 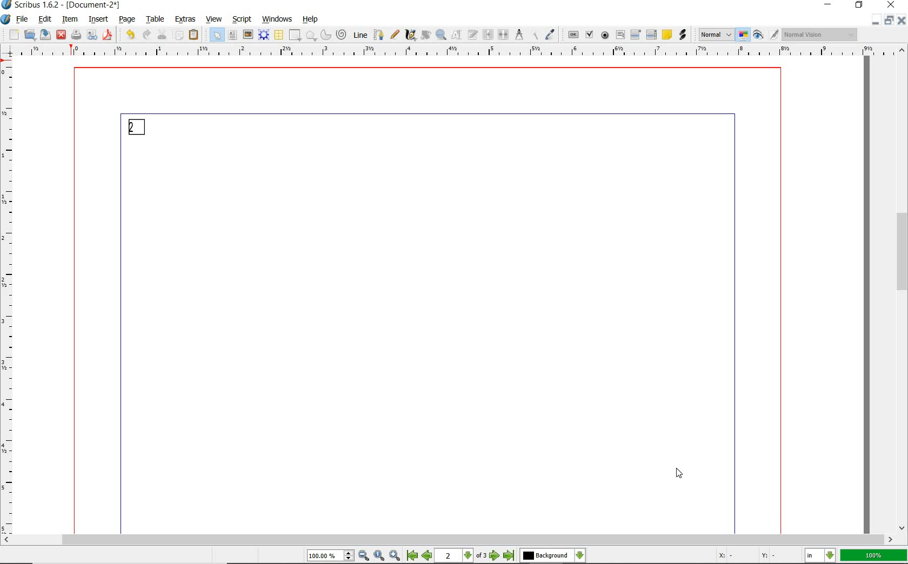 I want to click on Cursor Position AFTER_LAST_ACTION, so click(x=678, y=473).